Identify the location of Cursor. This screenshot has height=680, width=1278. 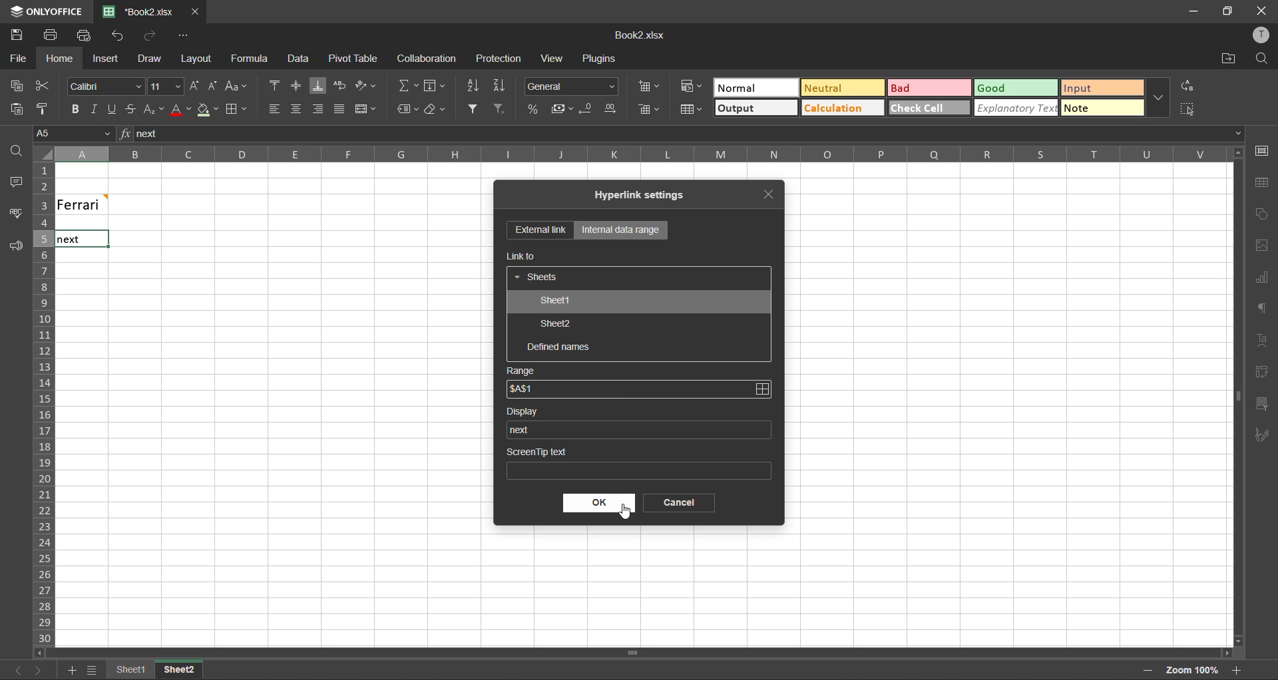
(624, 516).